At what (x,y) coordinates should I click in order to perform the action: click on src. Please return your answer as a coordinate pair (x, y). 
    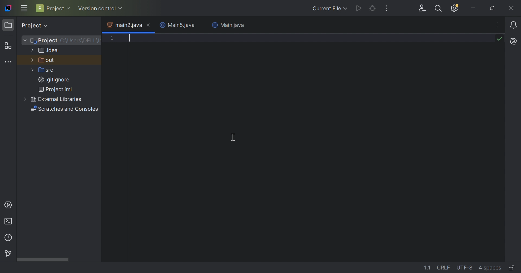
    Looking at the image, I should click on (47, 70).